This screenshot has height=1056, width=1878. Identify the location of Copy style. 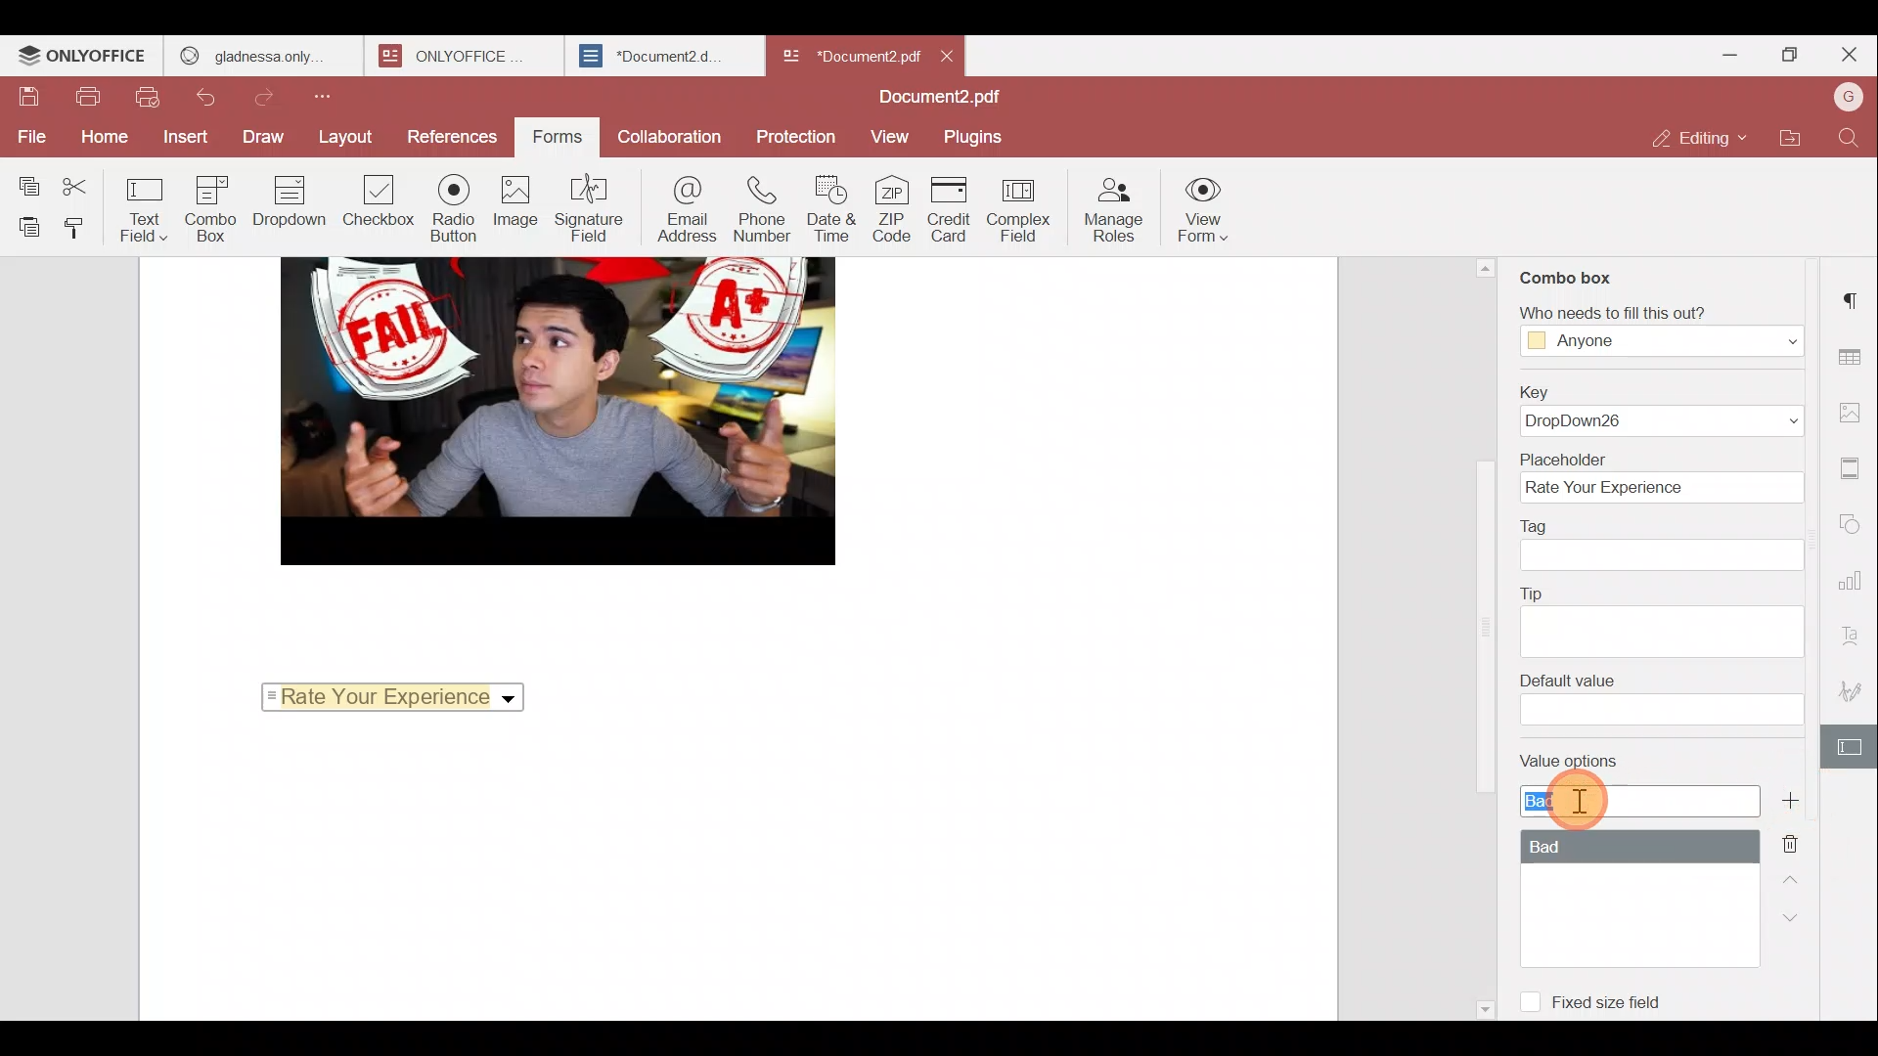
(84, 228).